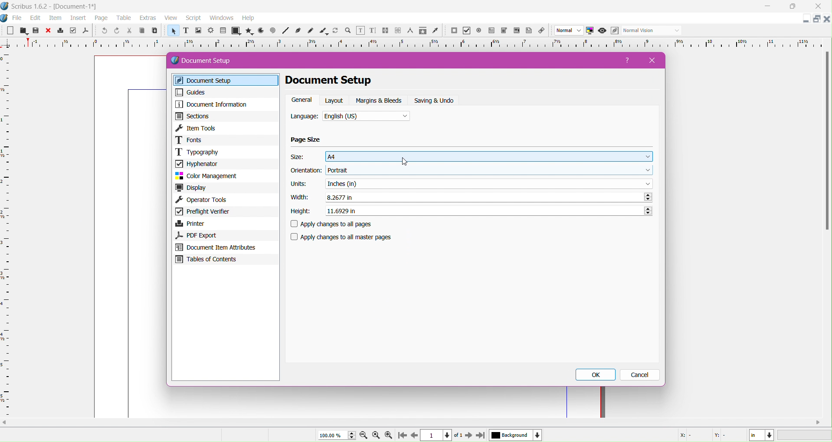 The image size is (832, 442). Describe the element at coordinates (301, 211) in the screenshot. I see `Height` at that location.